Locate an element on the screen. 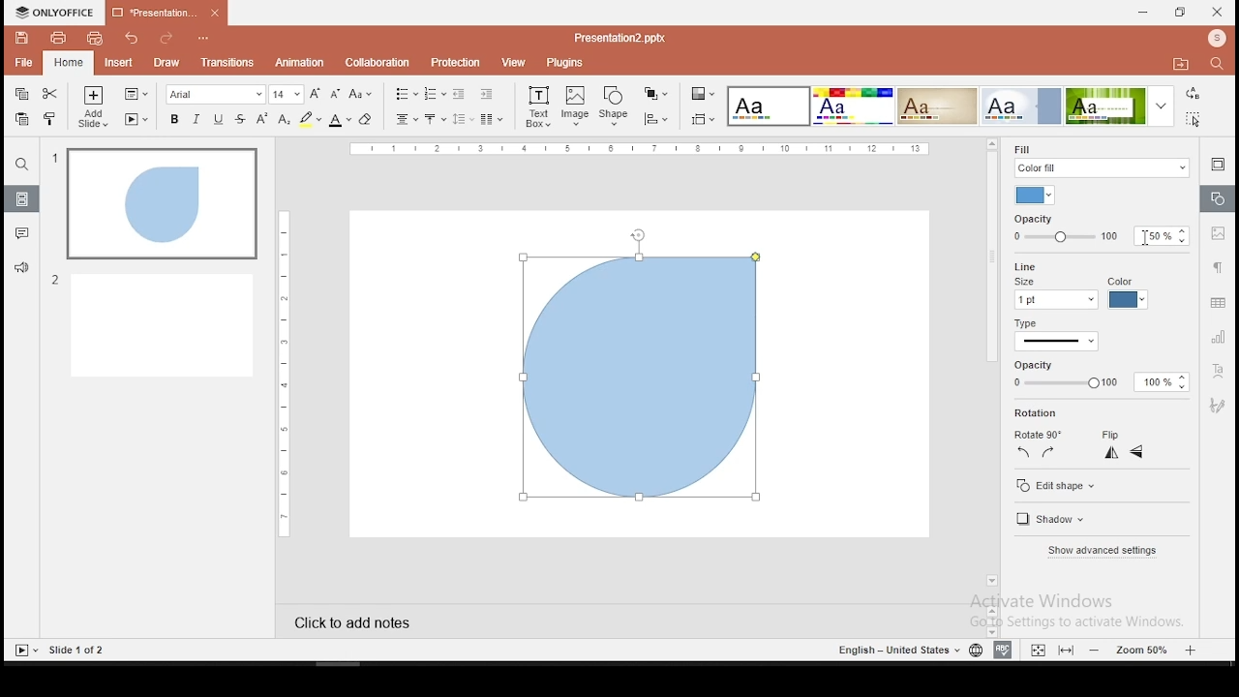 This screenshot has width=1239, height=697. english - united states is located at coordinates (895, 652).